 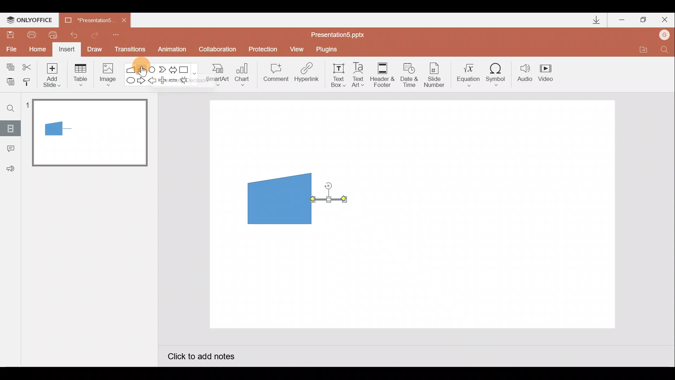 I want to click on Slide number, so click(x=436, y=75).